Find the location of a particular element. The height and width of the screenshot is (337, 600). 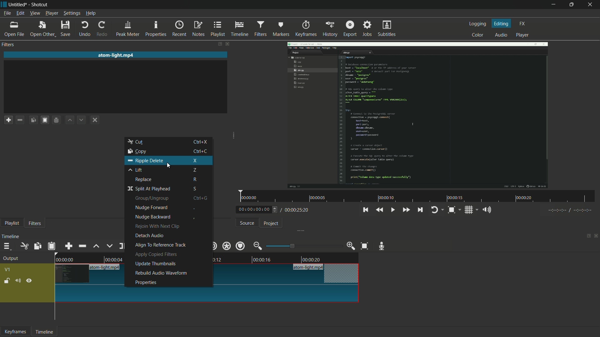

filters is located at coordinates (8, 45).